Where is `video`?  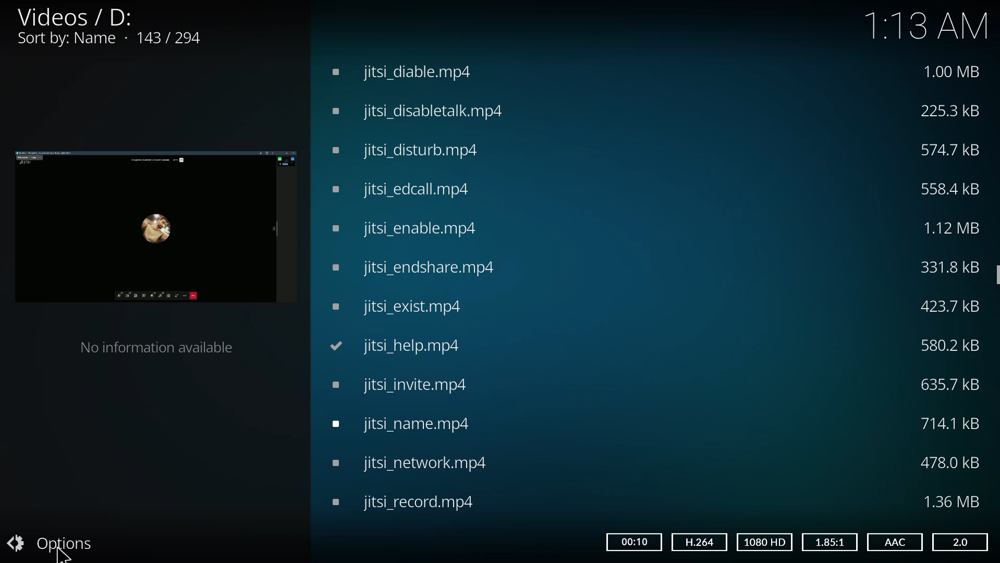 video is located at coordinates (394, 309).